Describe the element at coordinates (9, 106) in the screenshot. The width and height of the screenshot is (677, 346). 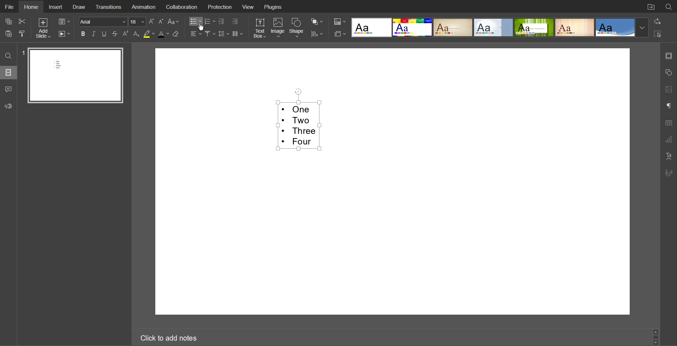
I see `Feedback and Support` at that location.